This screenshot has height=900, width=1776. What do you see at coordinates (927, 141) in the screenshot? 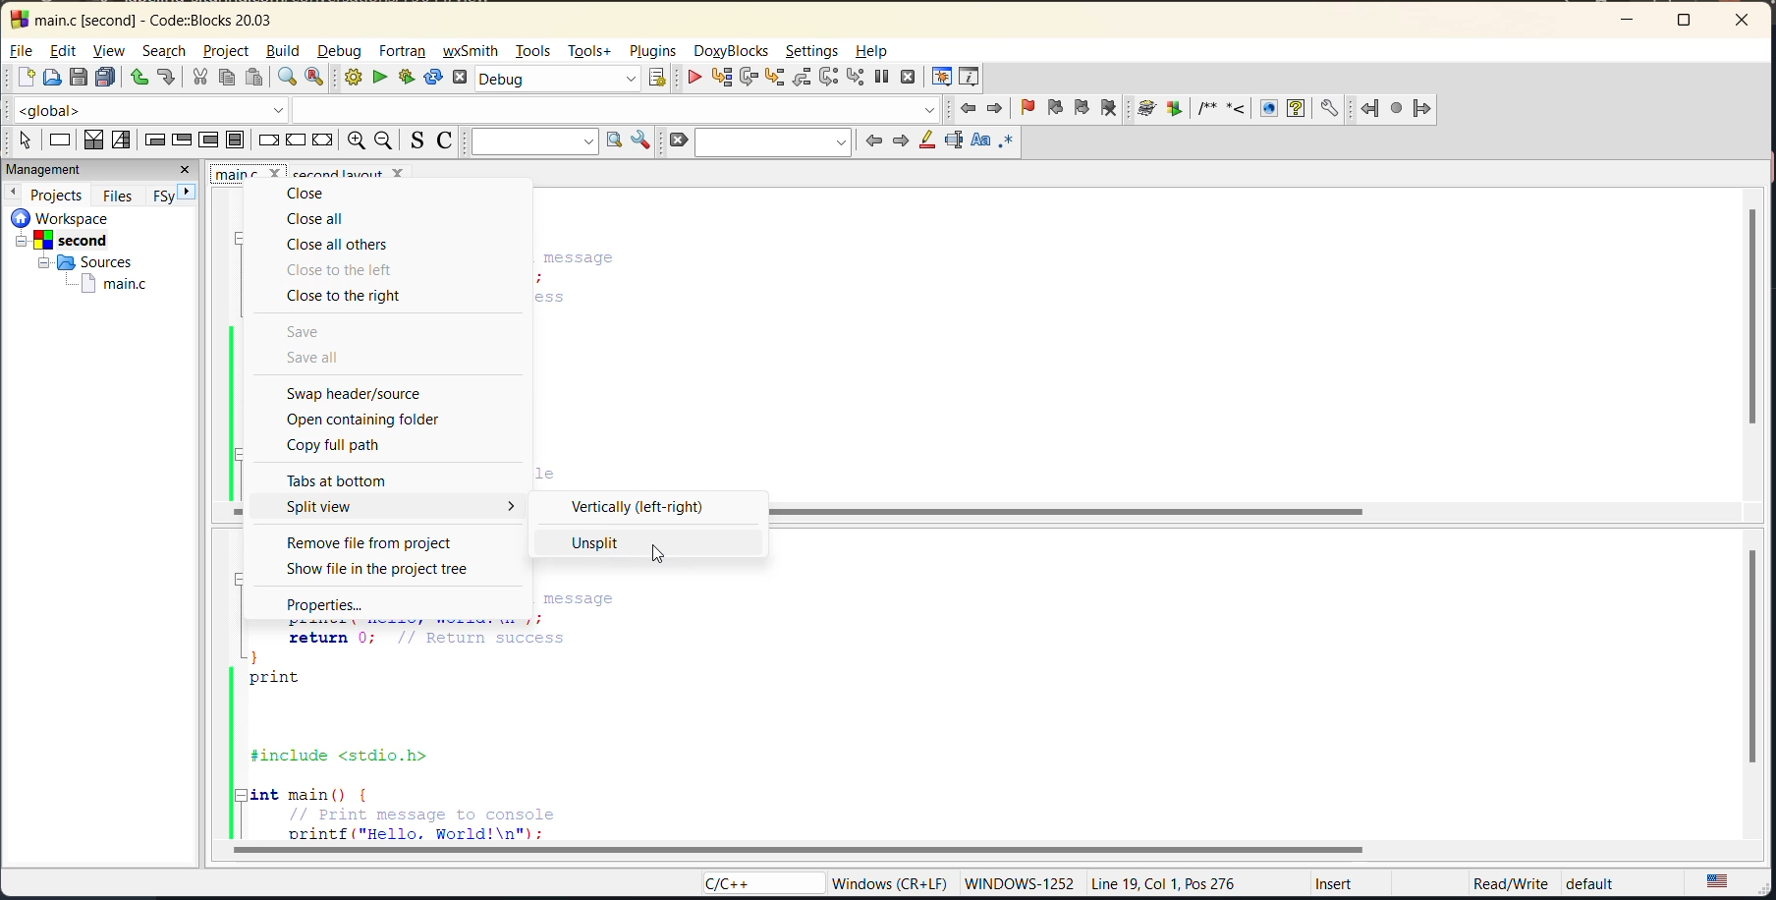
I see `highlight` at bounding box center [927, 141].